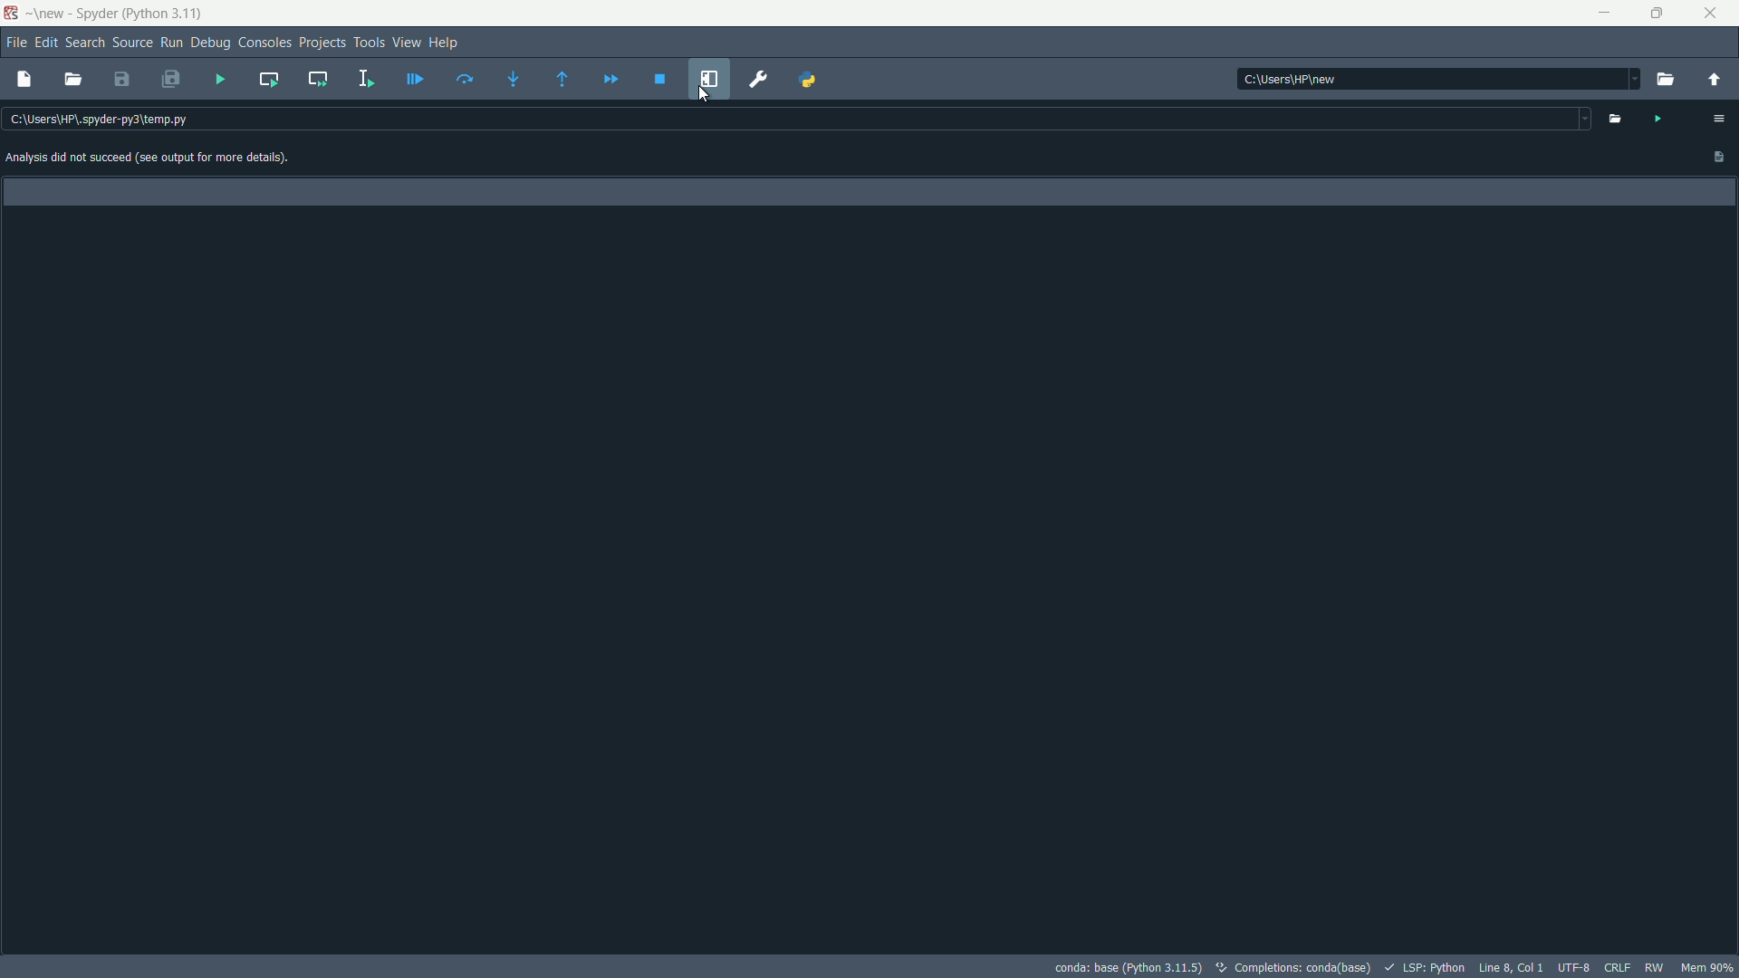 This screenshot has height=978, width=1739. What do you see at coordinates (1658, 120) in the screenshot?
I see `run file` at bounding box center [1658, 120].